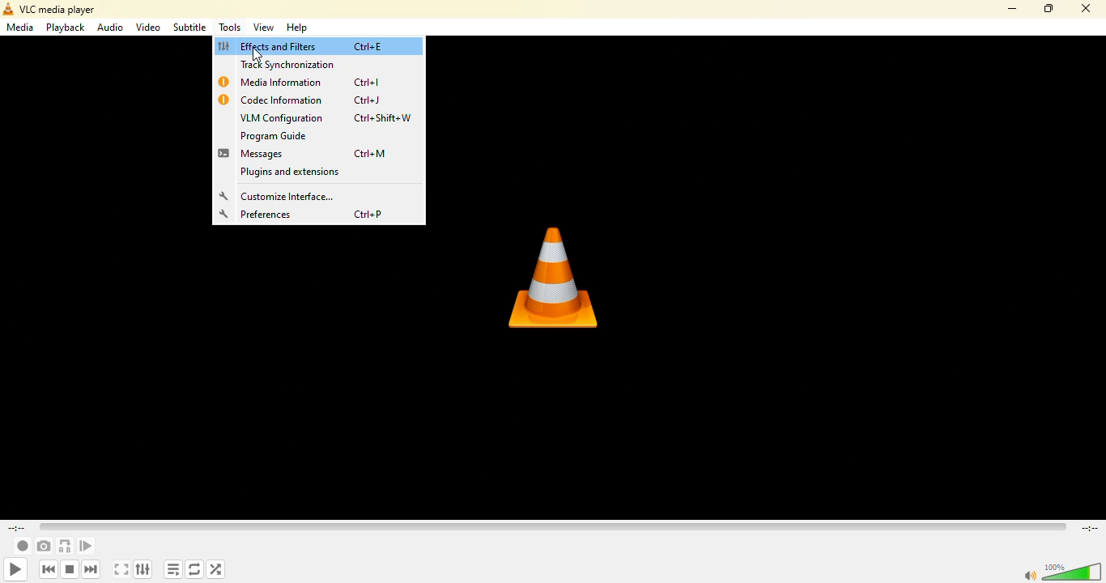 This screenshot has width=1106, height=583. What do you see at coordinates (1010, 9) in the screenshot?
I see `minimize` at bounding box center [1010, 9].